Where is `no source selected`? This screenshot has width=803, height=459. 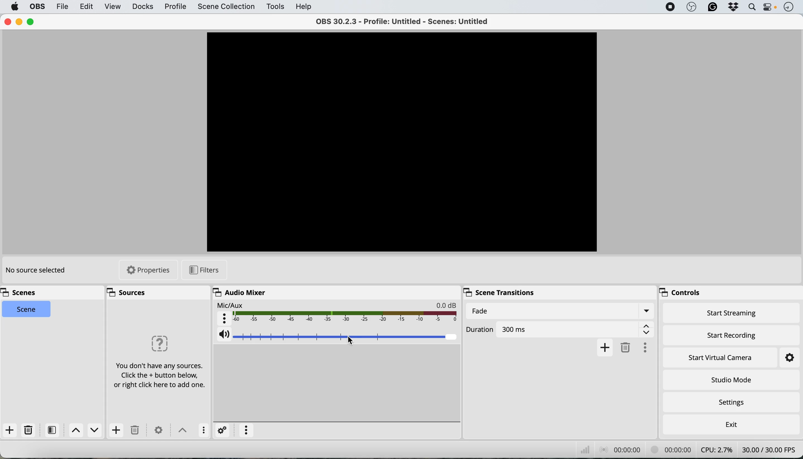
no source selected is located at coordinates (38, 272).